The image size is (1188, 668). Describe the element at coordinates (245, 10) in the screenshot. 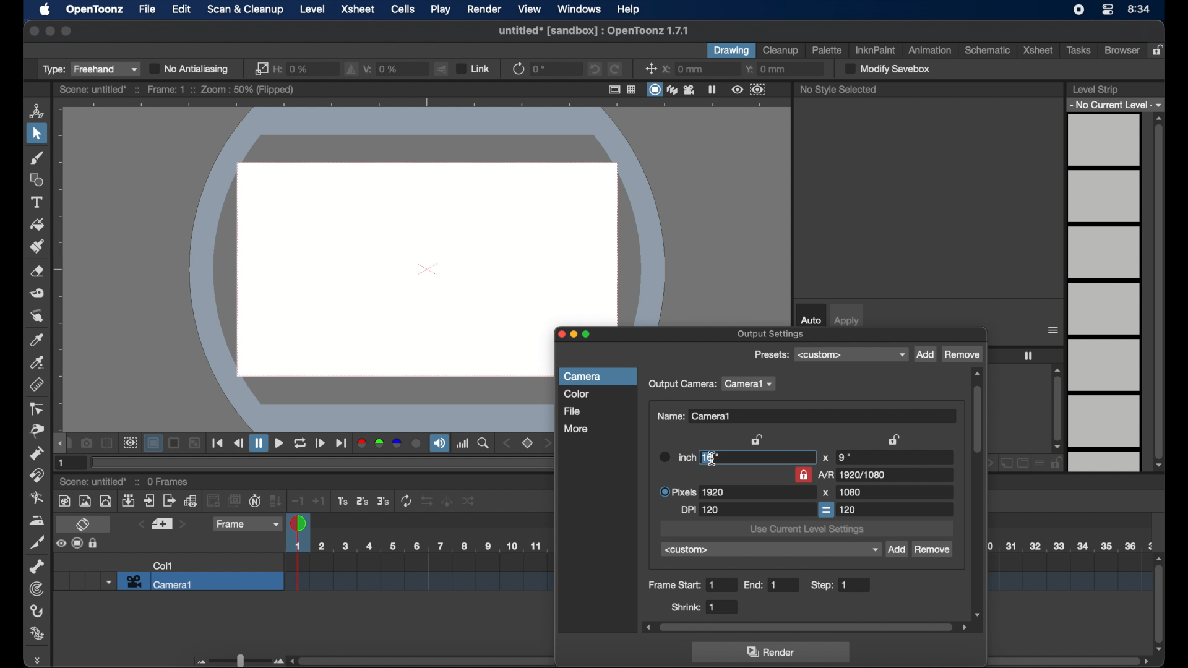

I see `scan & cleanup` at that location.